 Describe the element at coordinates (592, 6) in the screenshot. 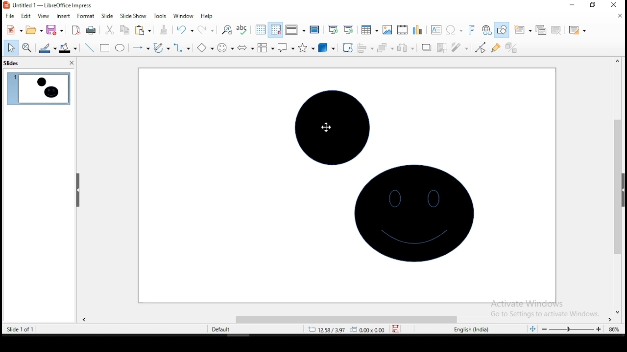

I see `restore` at that location.